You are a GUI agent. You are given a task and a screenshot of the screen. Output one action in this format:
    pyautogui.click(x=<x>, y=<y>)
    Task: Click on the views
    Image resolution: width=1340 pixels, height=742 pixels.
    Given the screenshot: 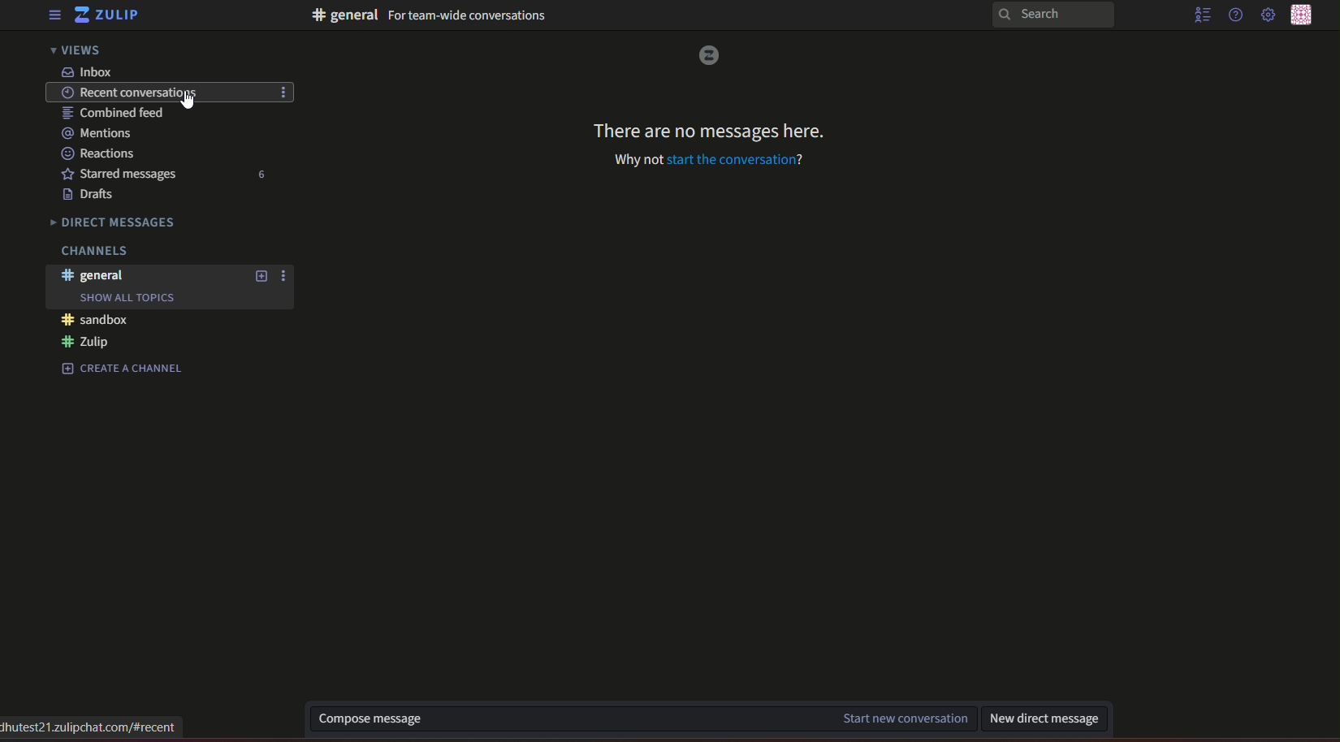 What is the action you would take?
    pyautogui.click(x=81, y=51)
    